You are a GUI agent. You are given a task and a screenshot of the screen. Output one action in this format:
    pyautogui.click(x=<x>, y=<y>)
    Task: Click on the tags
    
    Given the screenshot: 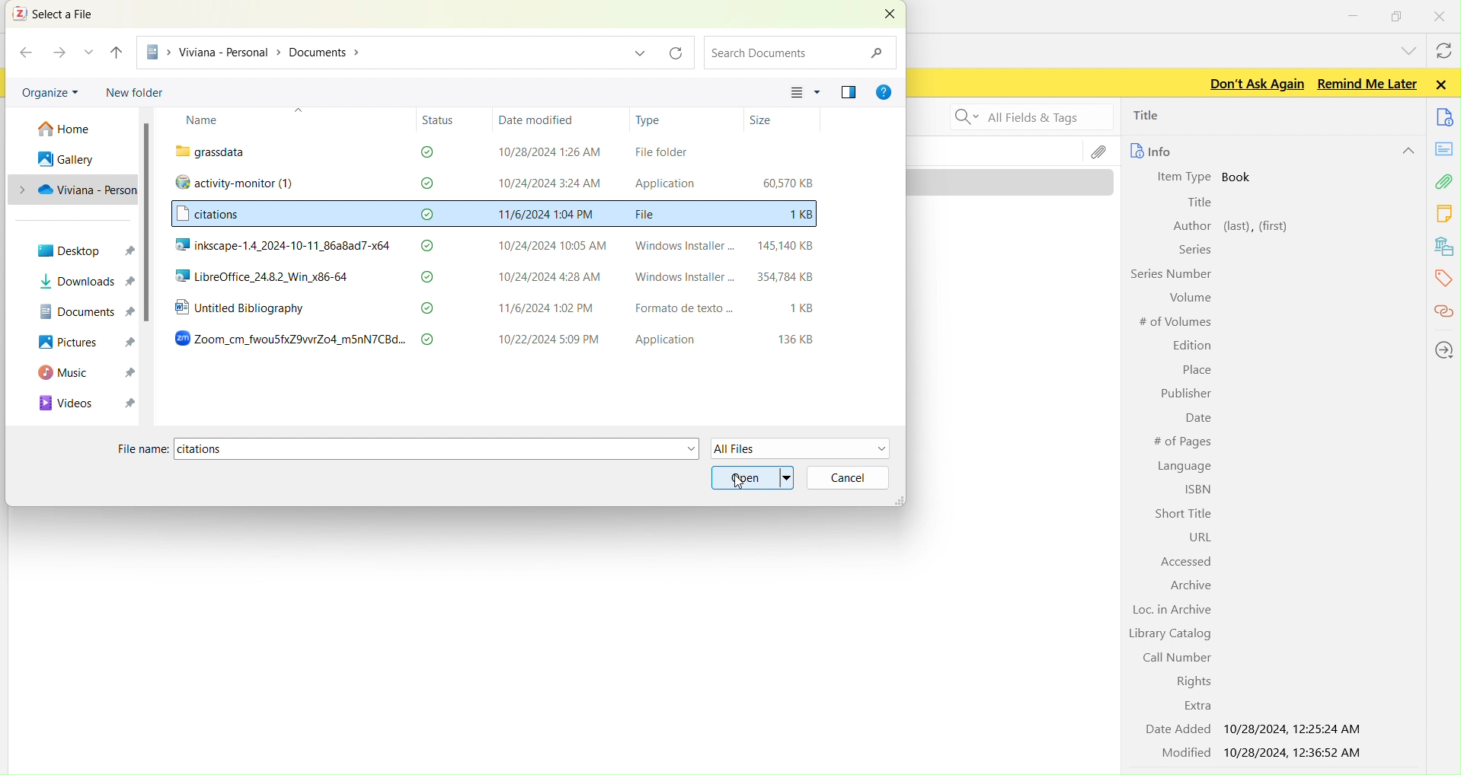 What is the action you would take?
    pyautogui.click(x=1445, y=278)
    